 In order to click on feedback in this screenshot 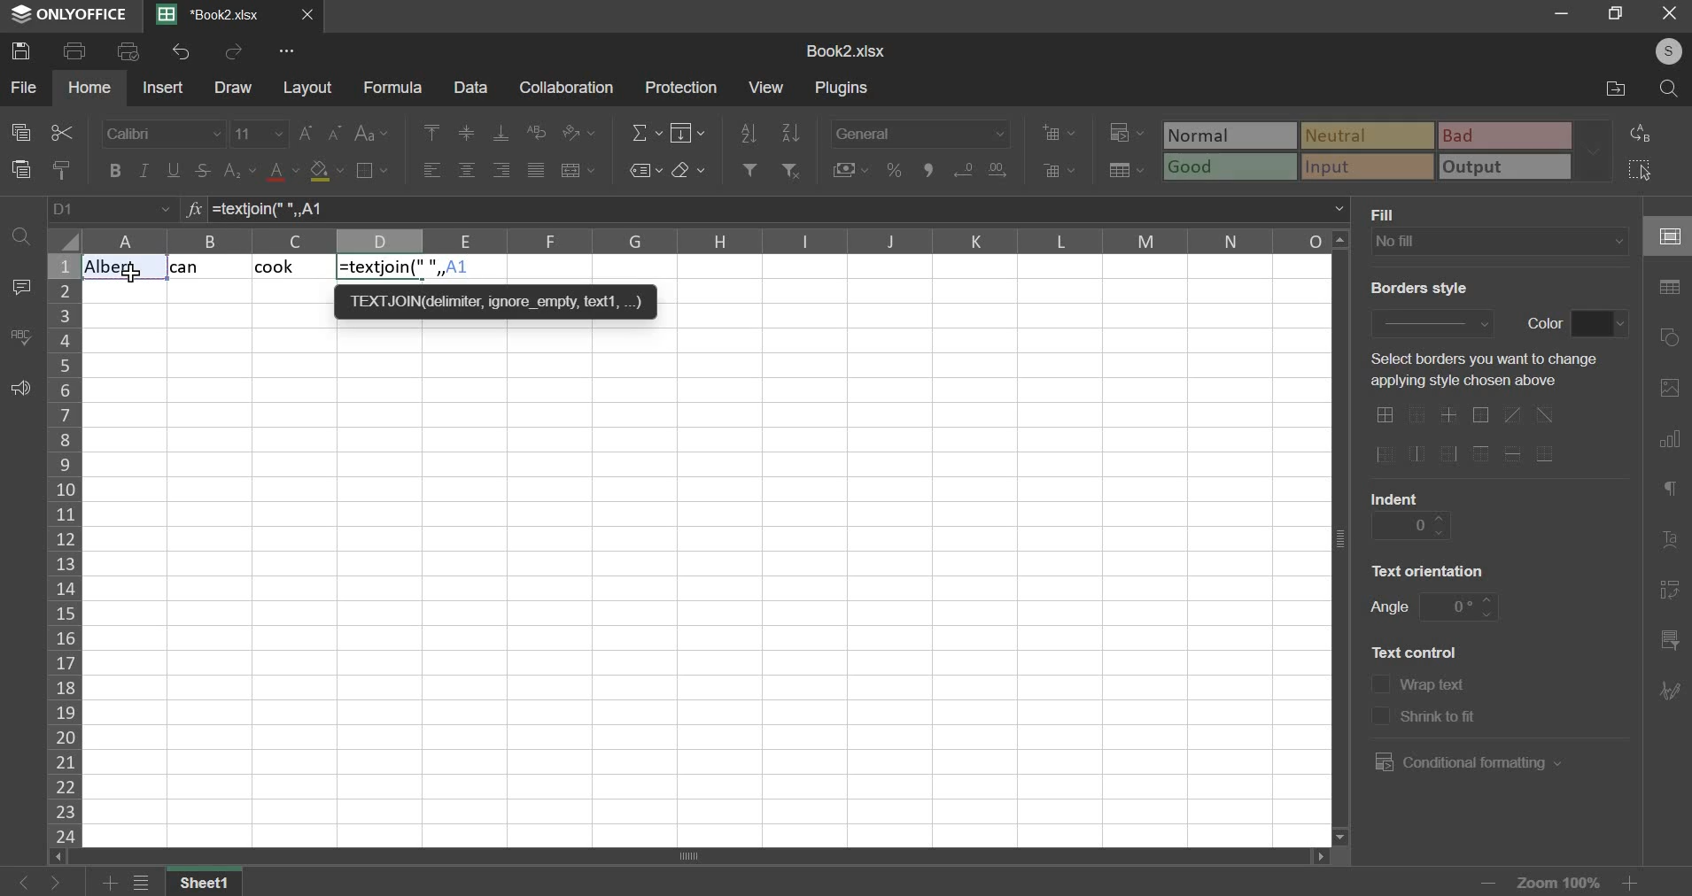, I will do `click(20, 390)`.